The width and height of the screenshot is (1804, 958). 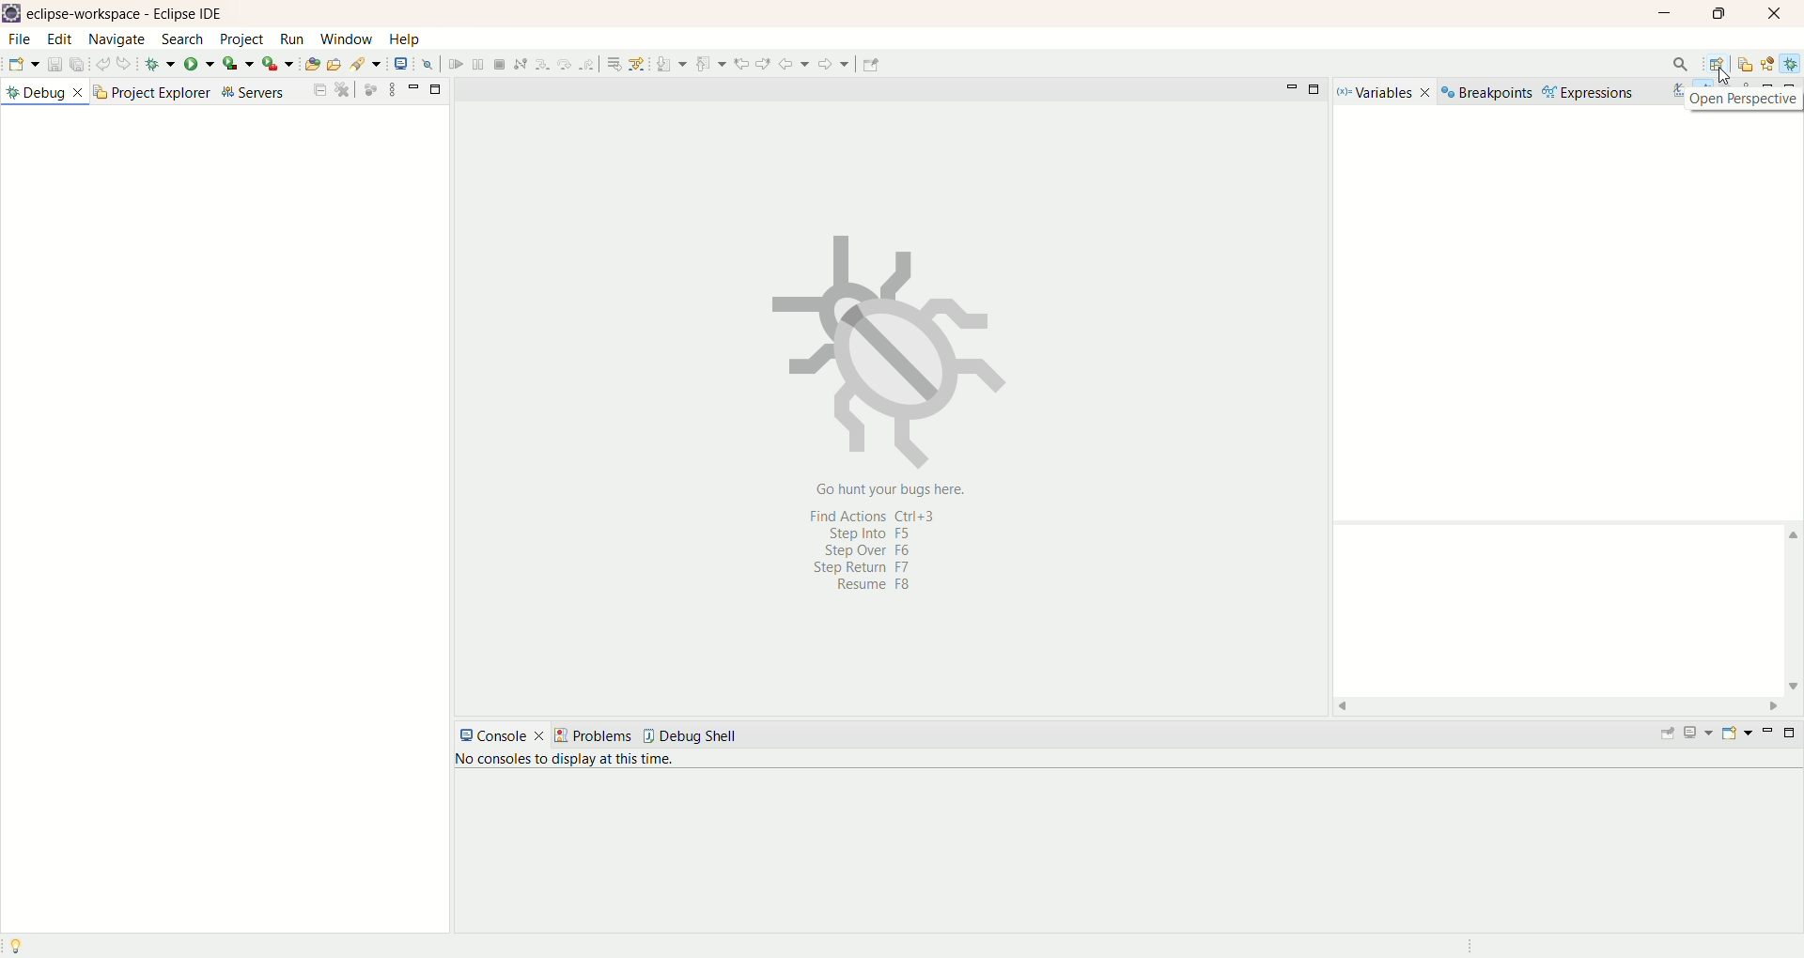 What do you see at coordinates (841, 63) in the screenshot?
I see `previous annotation` at bounding box center [841, 63].